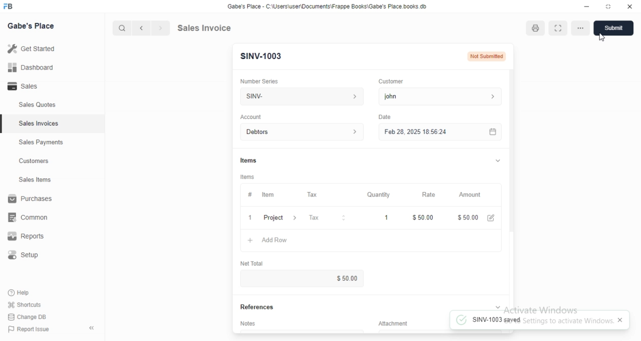 Image resolution: width=641 pixels, height=341 pixels. I want to click on SINV-1003, so click(264, 56).